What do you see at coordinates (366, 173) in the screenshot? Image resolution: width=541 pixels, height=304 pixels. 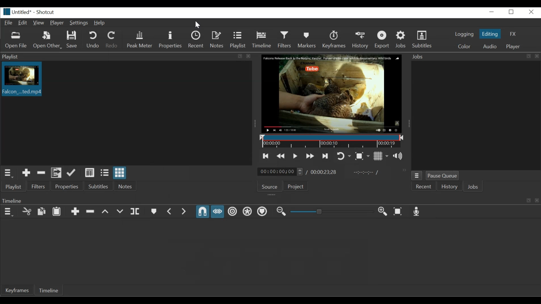 I see `In point` at bounding box center [366, 173].